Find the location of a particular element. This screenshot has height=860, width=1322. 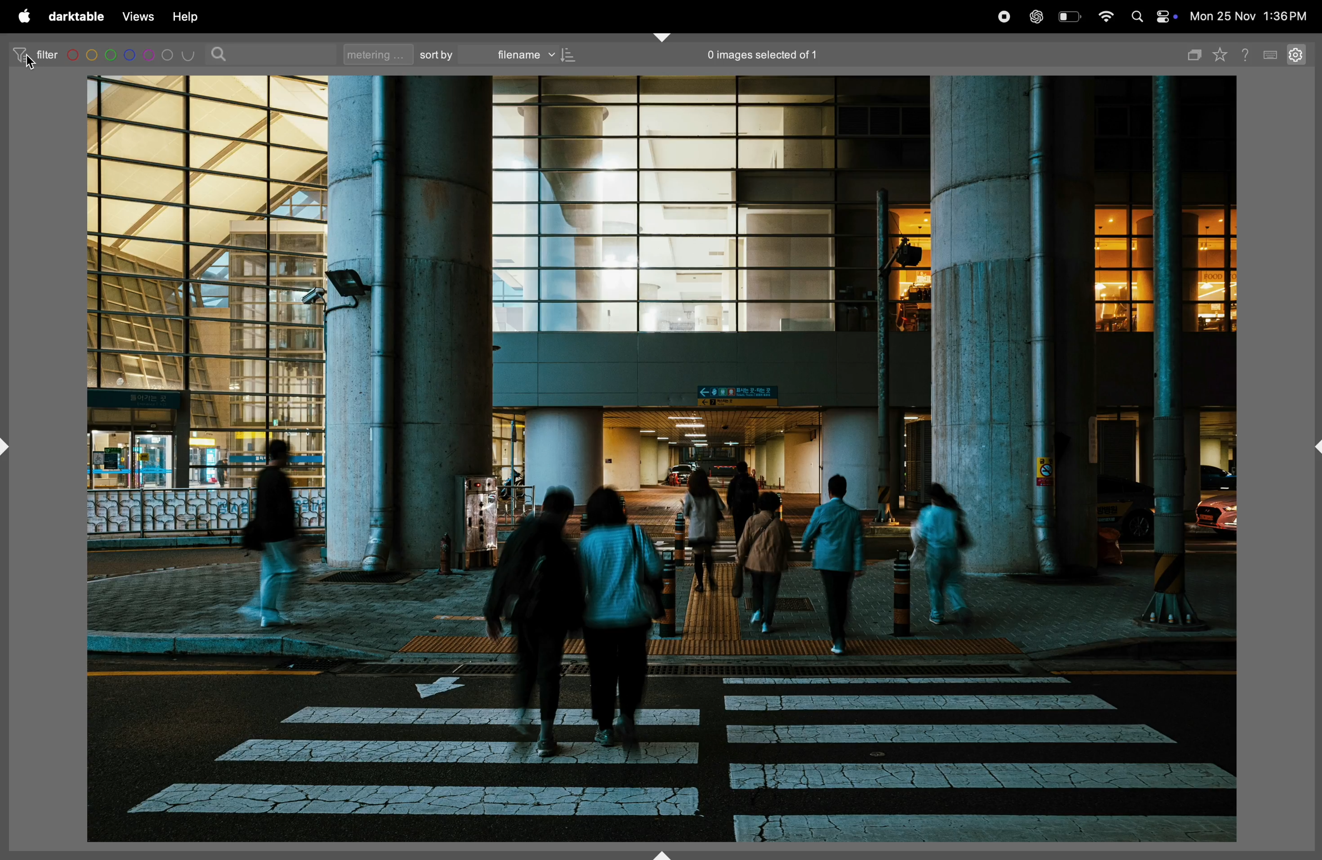

no of images selected is located at coordinates (761, 56).